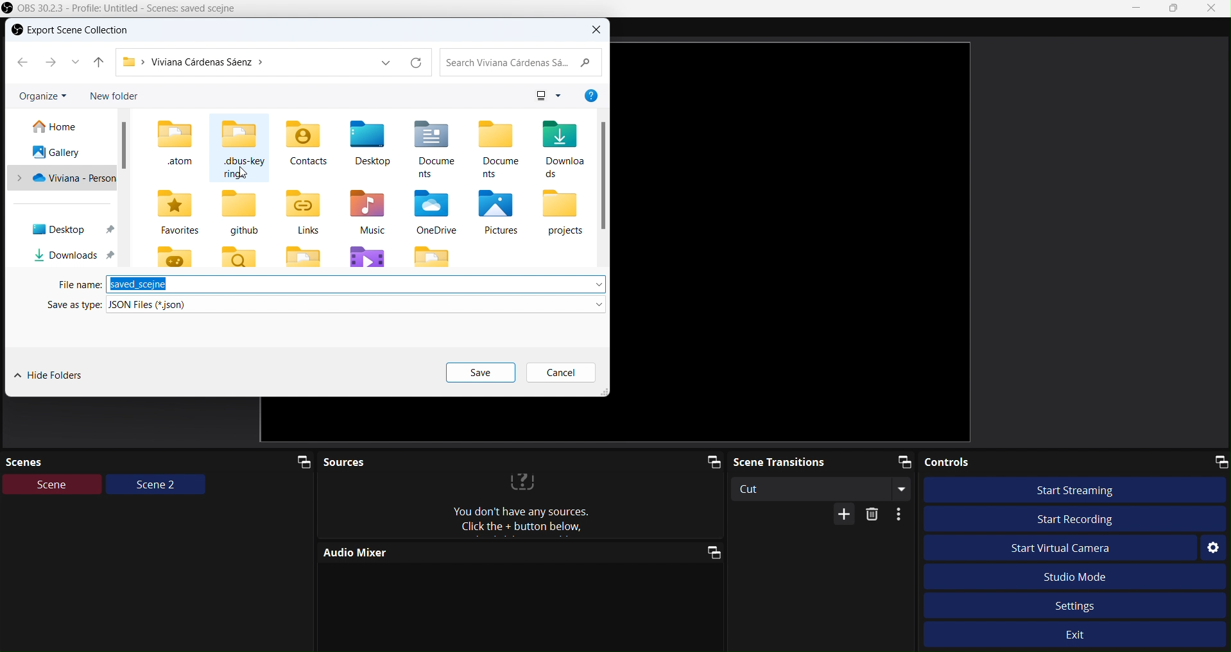 Image resolution: width=1231 pixels, height=652 pixels. I want to click on Settings, so click(1213, 549).